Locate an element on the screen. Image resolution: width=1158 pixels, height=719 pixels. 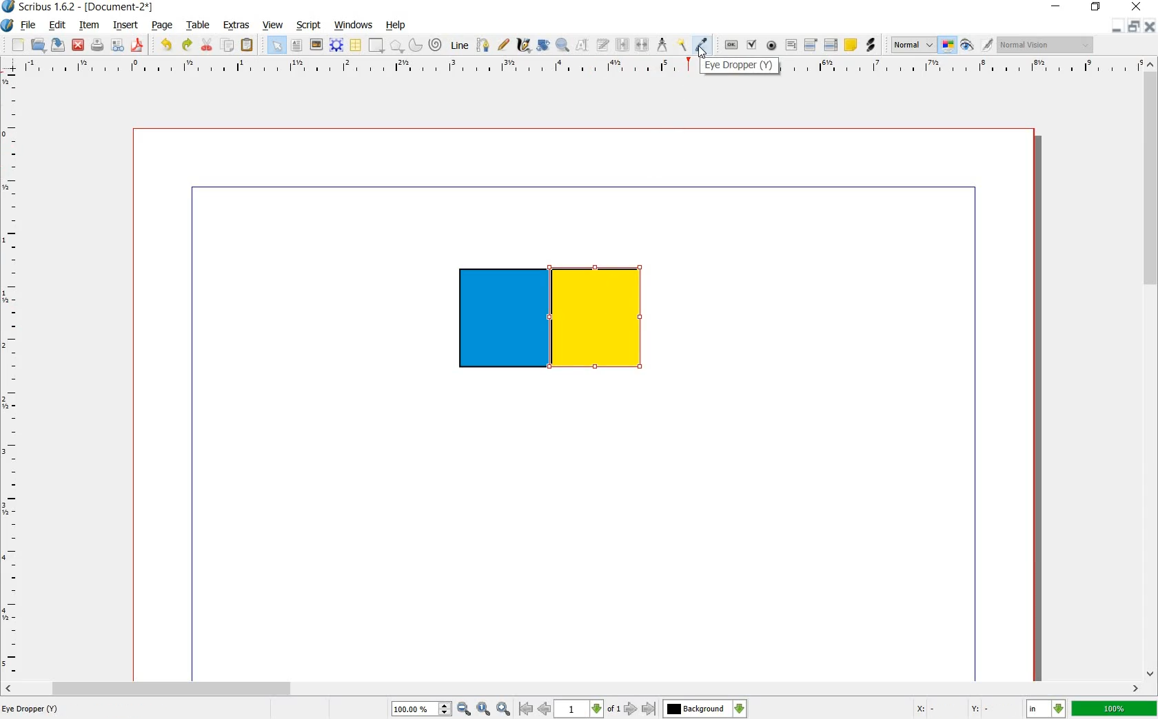
ruler is located at coordinates (12, 375).